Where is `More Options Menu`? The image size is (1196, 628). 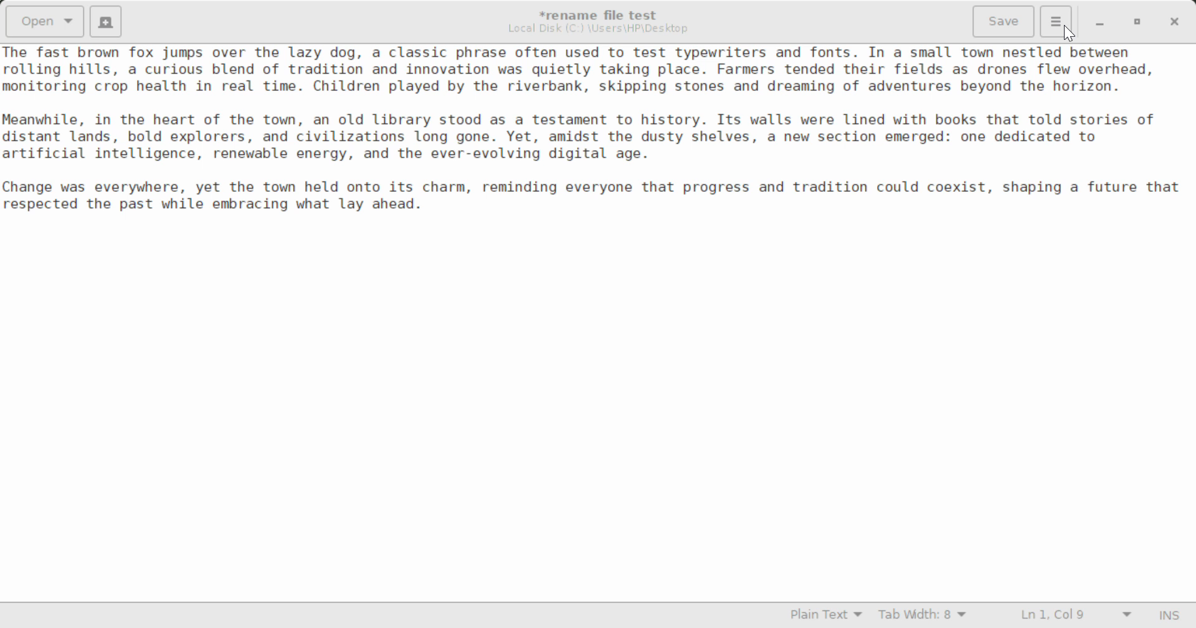 More Options Menu is located at coordinates (1056, 22).